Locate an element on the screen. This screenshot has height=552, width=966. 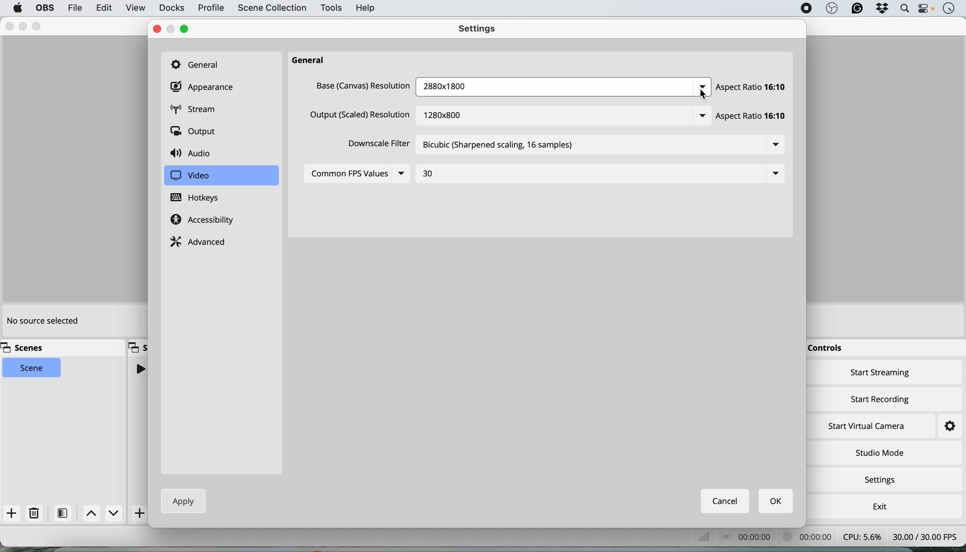
settings is located at coordinates (883, 481).